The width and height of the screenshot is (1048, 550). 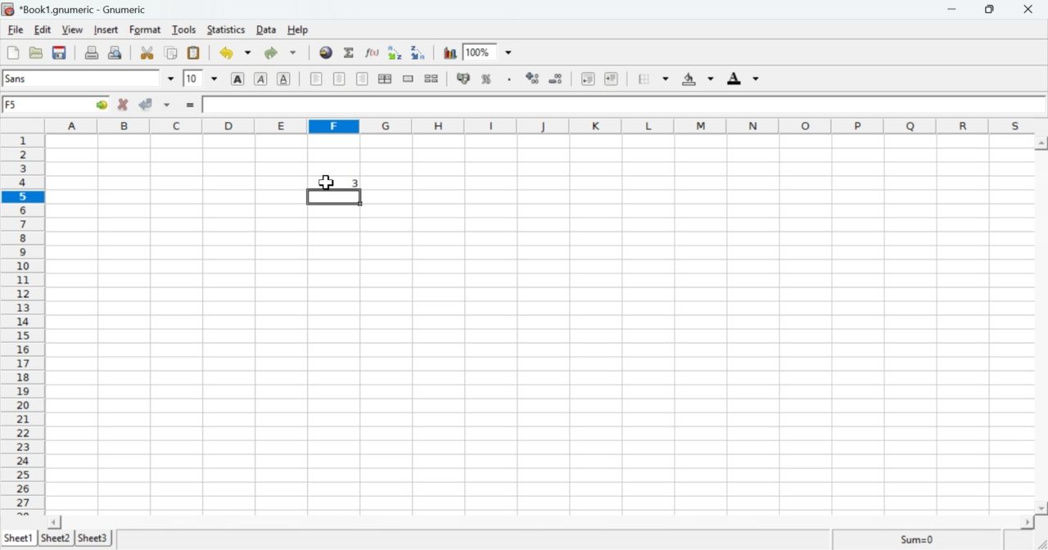 What do you see at coordinates (1042, 326) in the screenshot?
I see `scroll bar` at bounding box center [1042, 326].